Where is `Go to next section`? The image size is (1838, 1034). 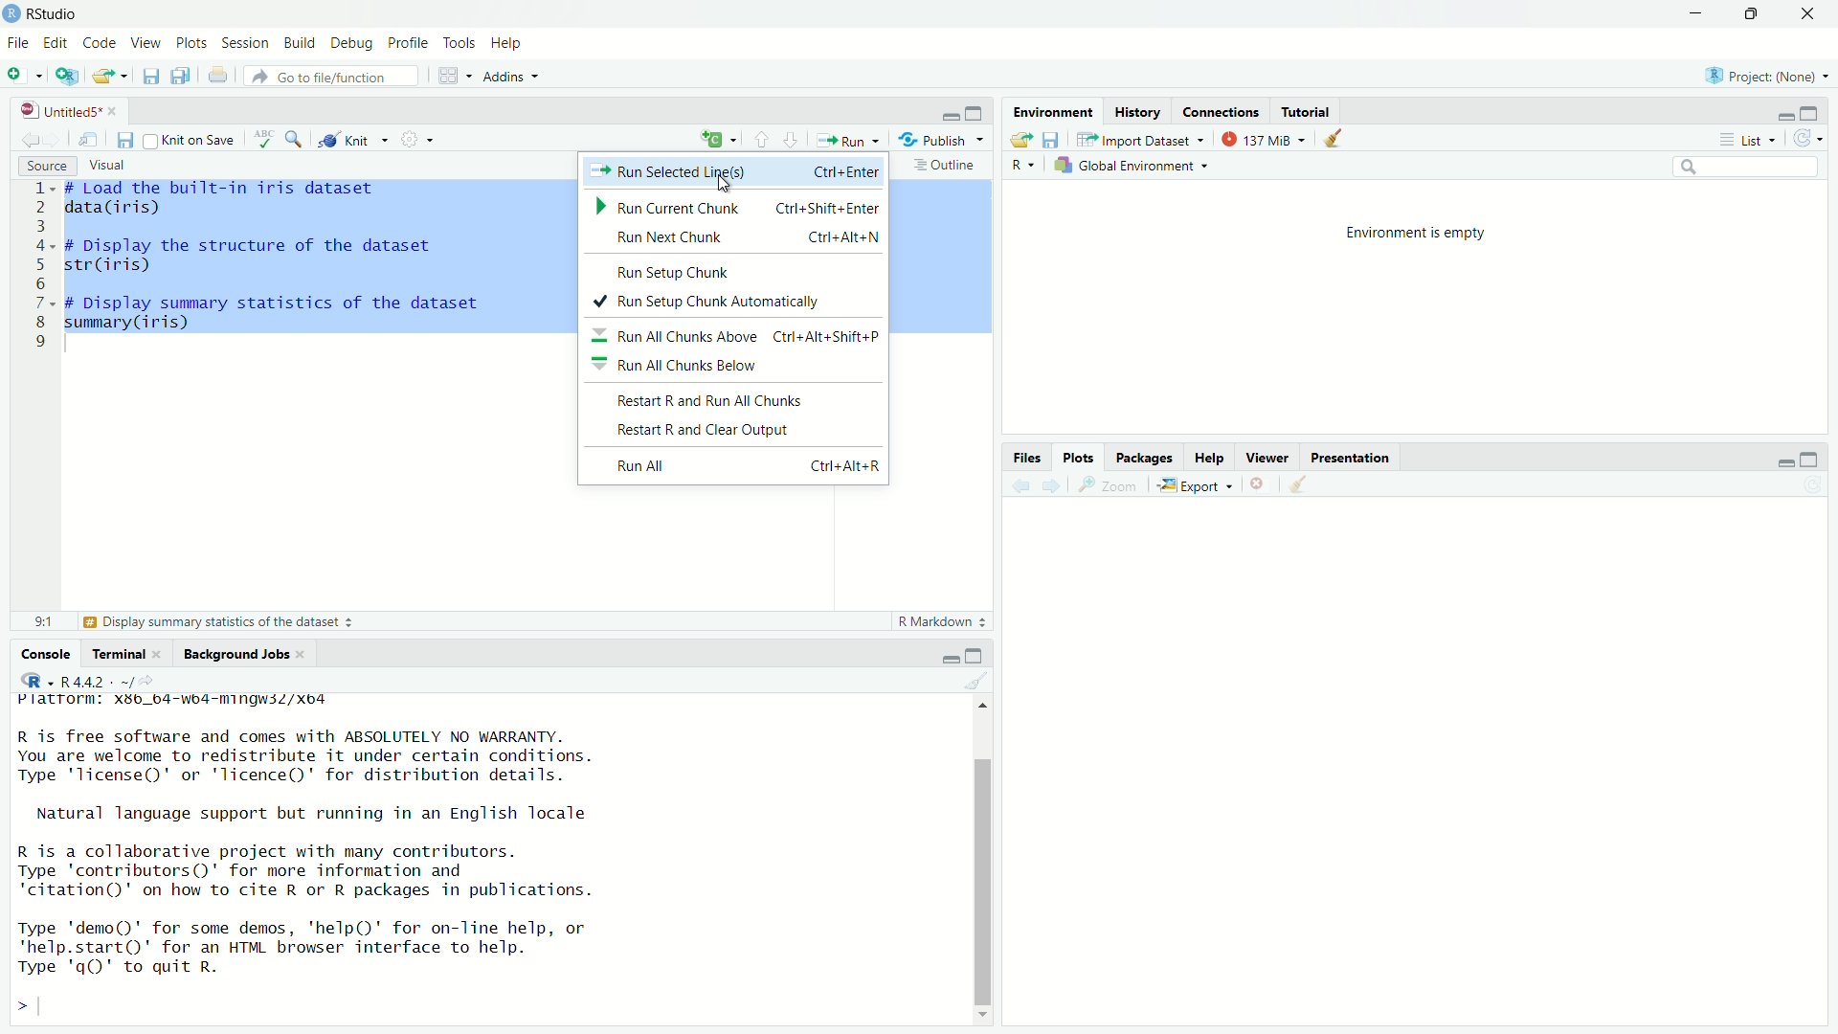 Go to next section is located at coordinates (793, 140).